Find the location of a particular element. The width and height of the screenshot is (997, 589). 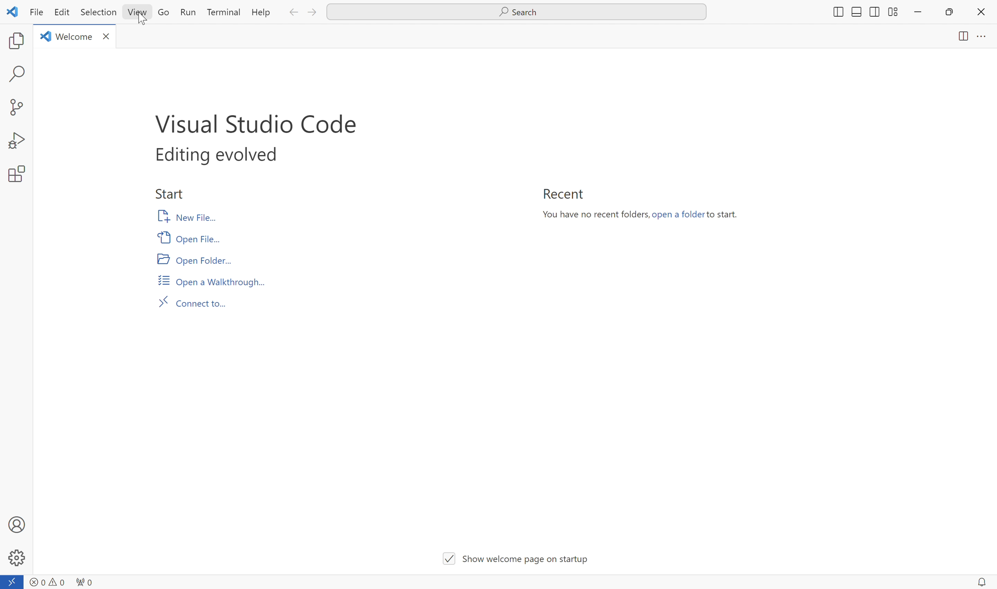

start is located at coordinates (172, 195).